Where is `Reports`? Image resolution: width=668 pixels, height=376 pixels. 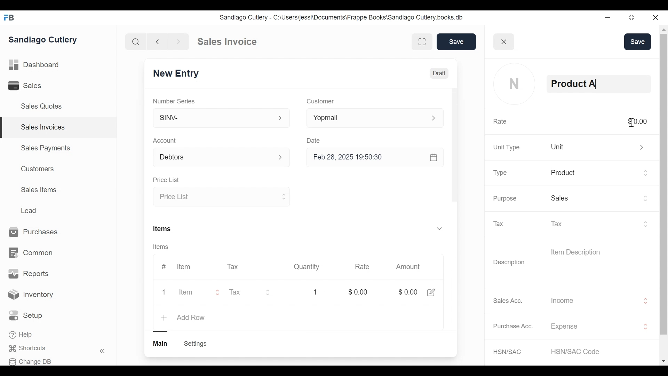 Reports is located at coordinates (29, 274).